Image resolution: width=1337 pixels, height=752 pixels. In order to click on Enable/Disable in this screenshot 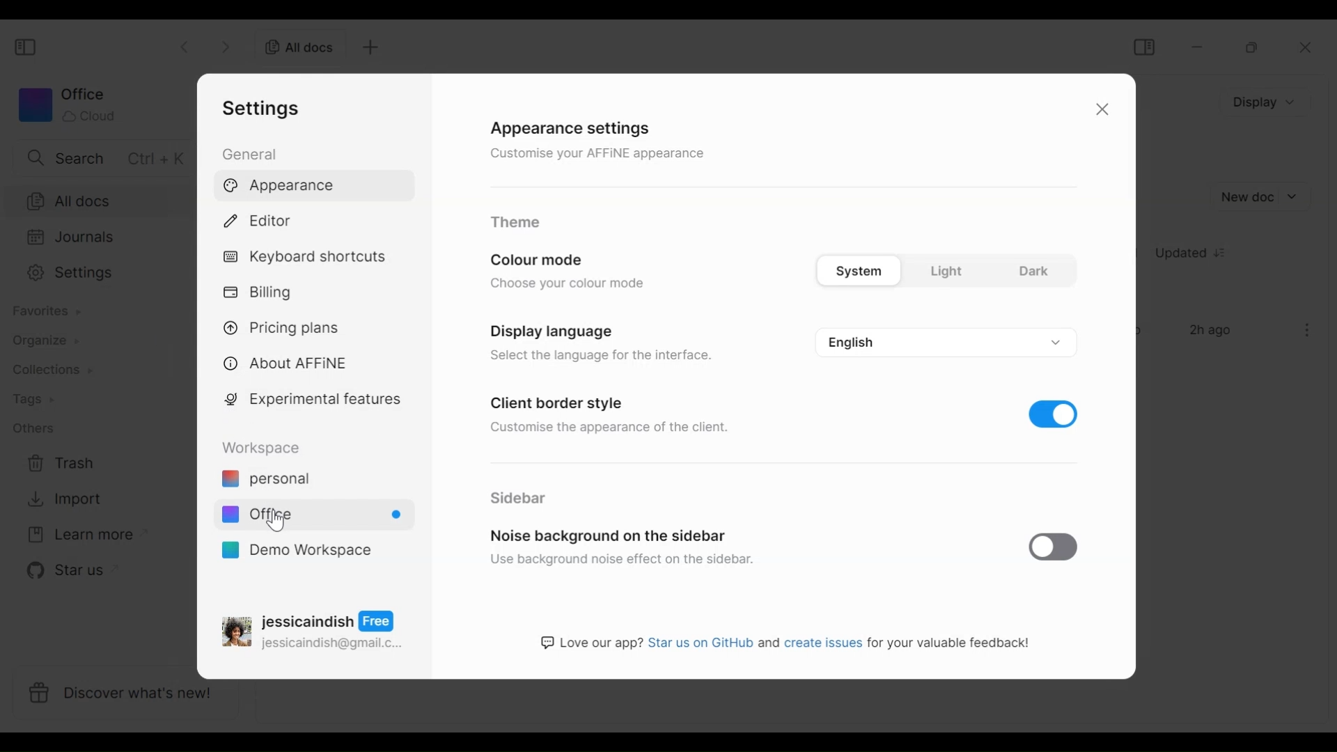, I will do `click(1056, 546)`.